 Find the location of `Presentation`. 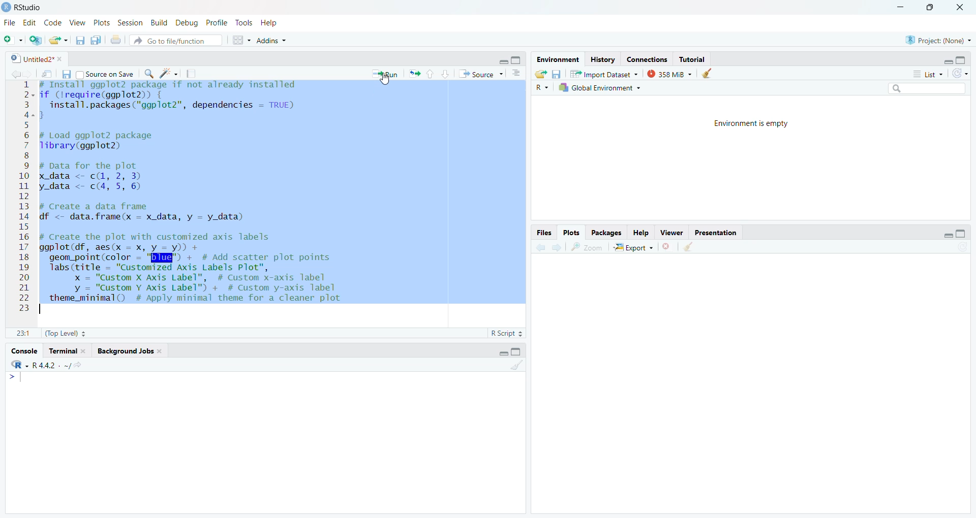

Presentation is located at coordinates (718, 234).